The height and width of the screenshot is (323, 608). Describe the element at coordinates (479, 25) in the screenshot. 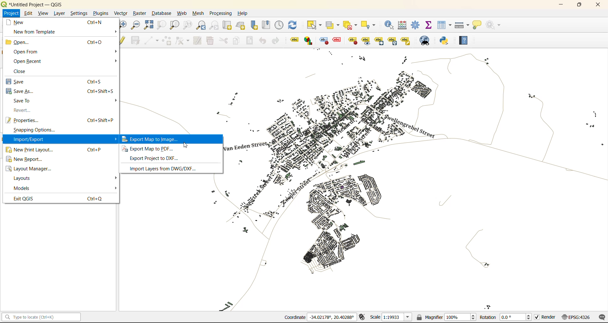

I see `show tips` at that location.